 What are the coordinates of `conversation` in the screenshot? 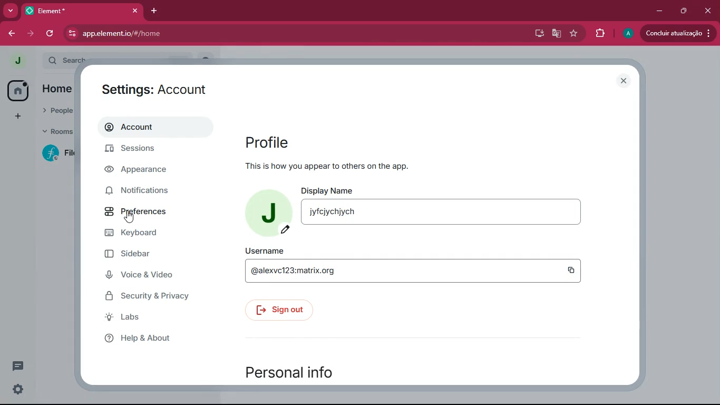 It's located at (18, 365).